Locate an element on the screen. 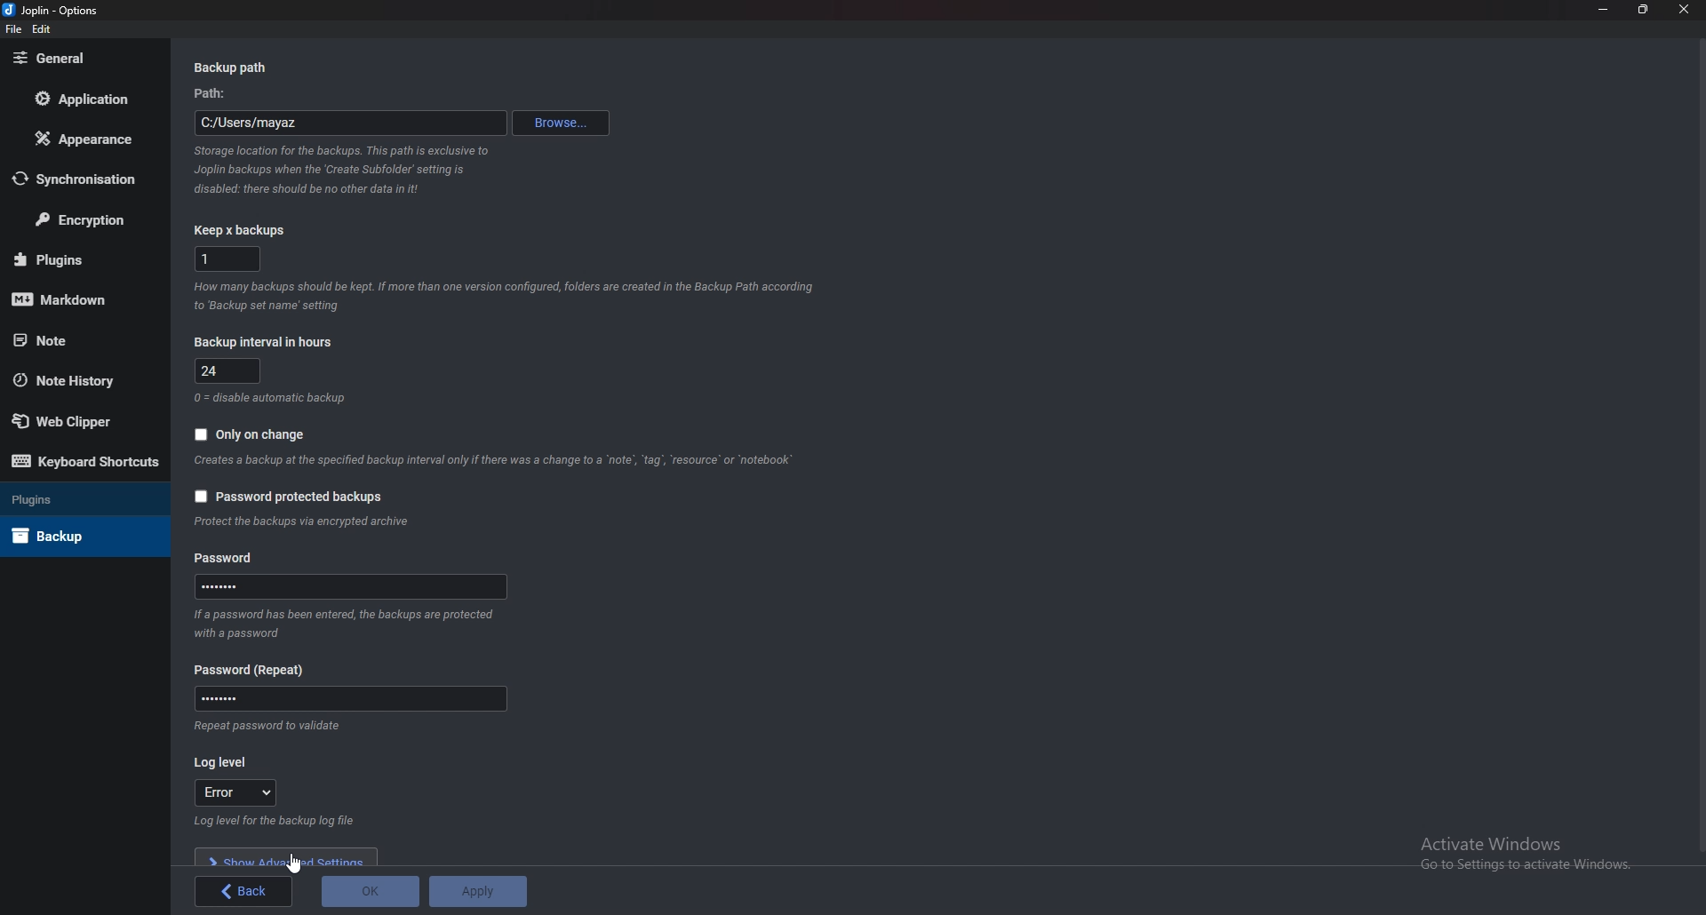 This screenshot has height=915, width=1706. file is located at coordinates (12, 30).